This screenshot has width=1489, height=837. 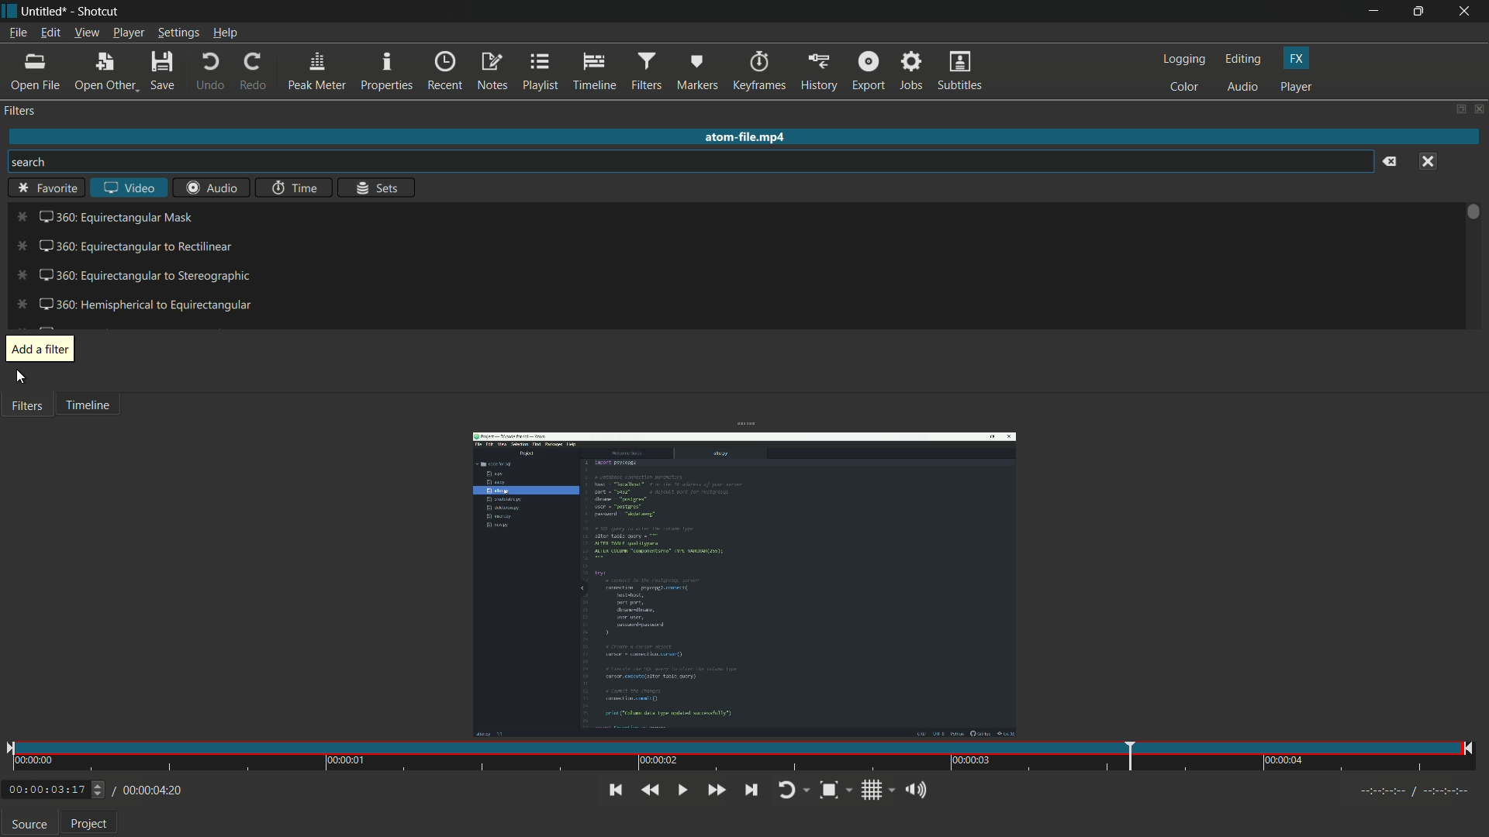 I want to click on playlist, so click(x=541, y=72).